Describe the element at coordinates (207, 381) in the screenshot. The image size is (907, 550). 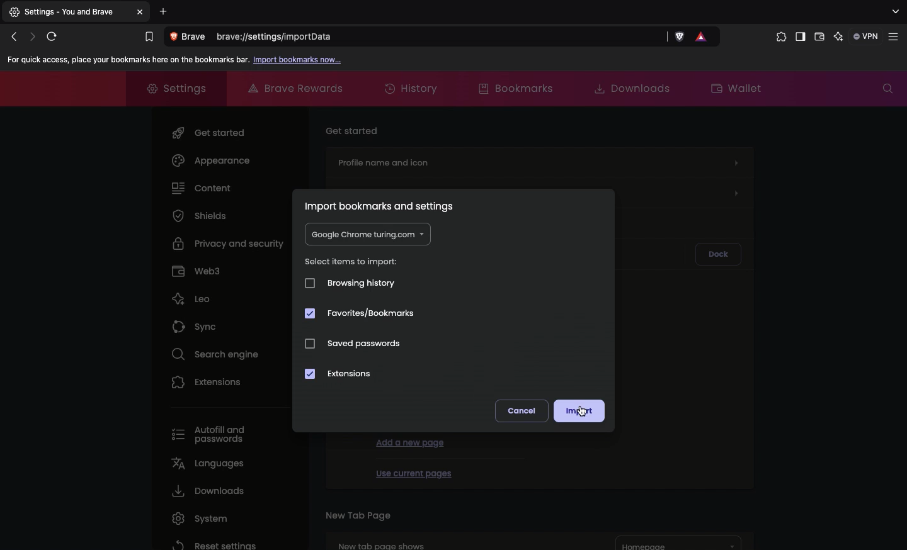
I see `Extensions` at that location.